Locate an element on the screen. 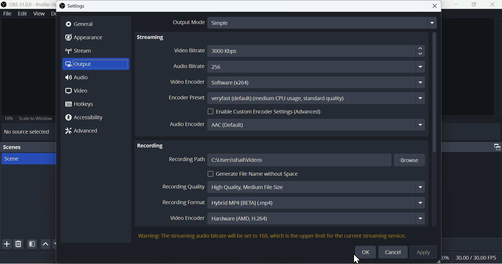  Audio Bitrate is located at coordinates (294, 66).